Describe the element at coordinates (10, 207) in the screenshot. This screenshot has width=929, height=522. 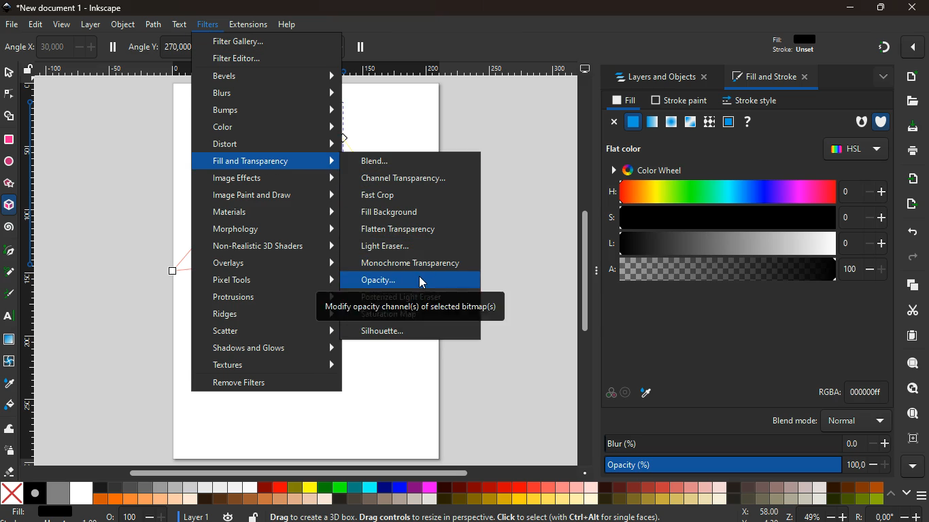
I see `3d tool` at that location.